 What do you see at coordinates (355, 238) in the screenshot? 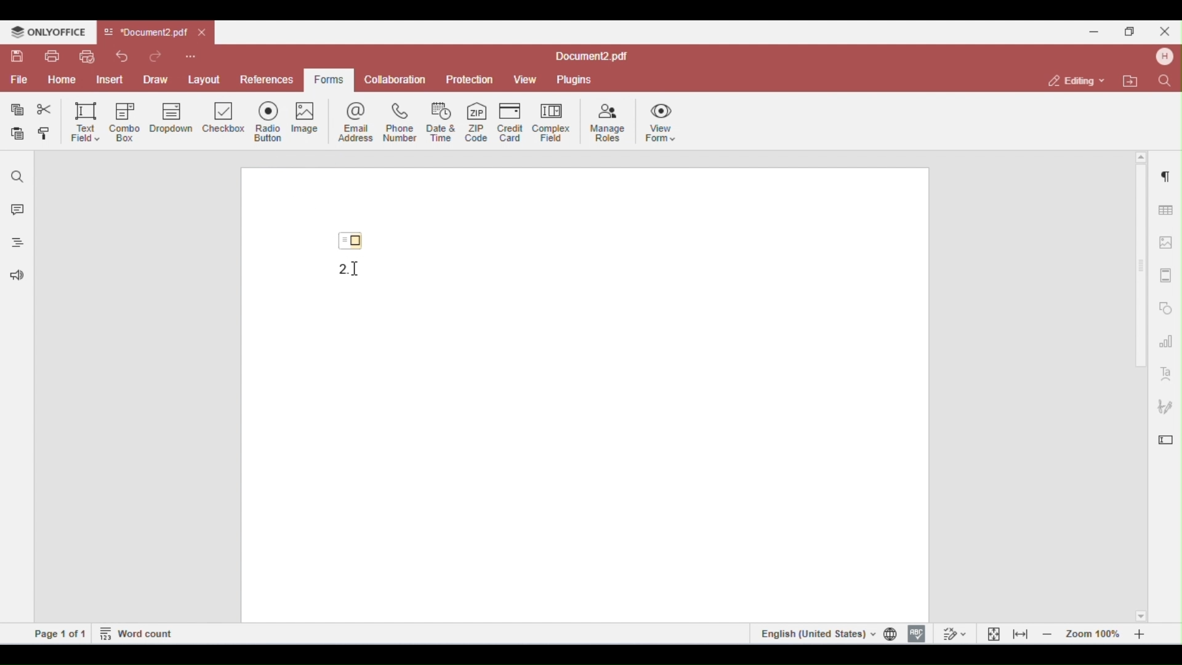
I see `checkbox appeared` at bounding box center [355, 238].